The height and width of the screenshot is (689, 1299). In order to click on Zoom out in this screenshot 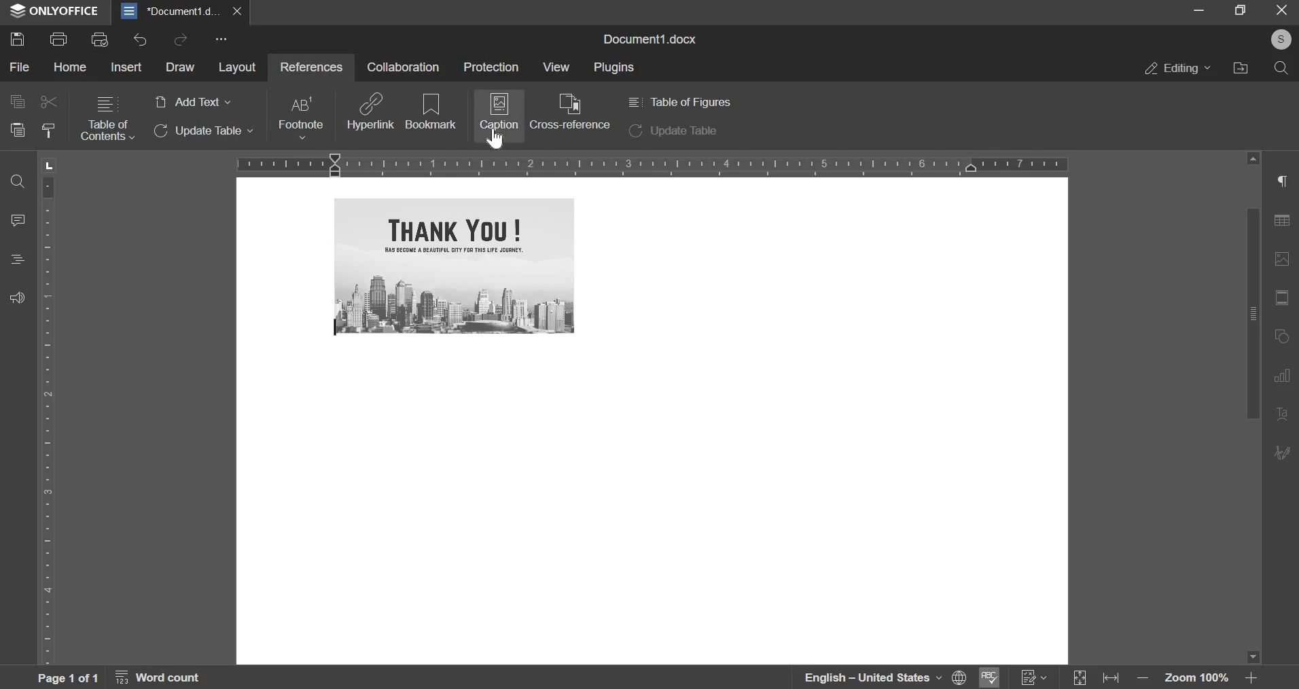, I will do `click(1146, 681)`.